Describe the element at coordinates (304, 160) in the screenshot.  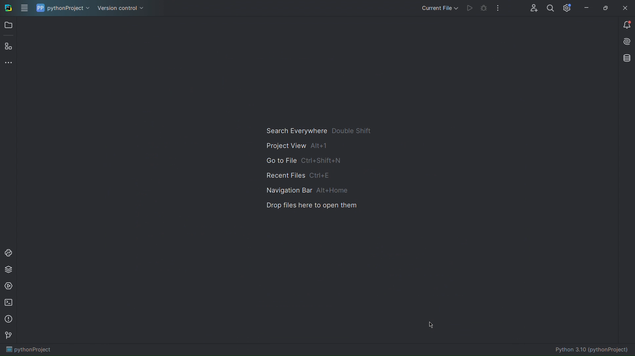
I see `Go to File` at that location.